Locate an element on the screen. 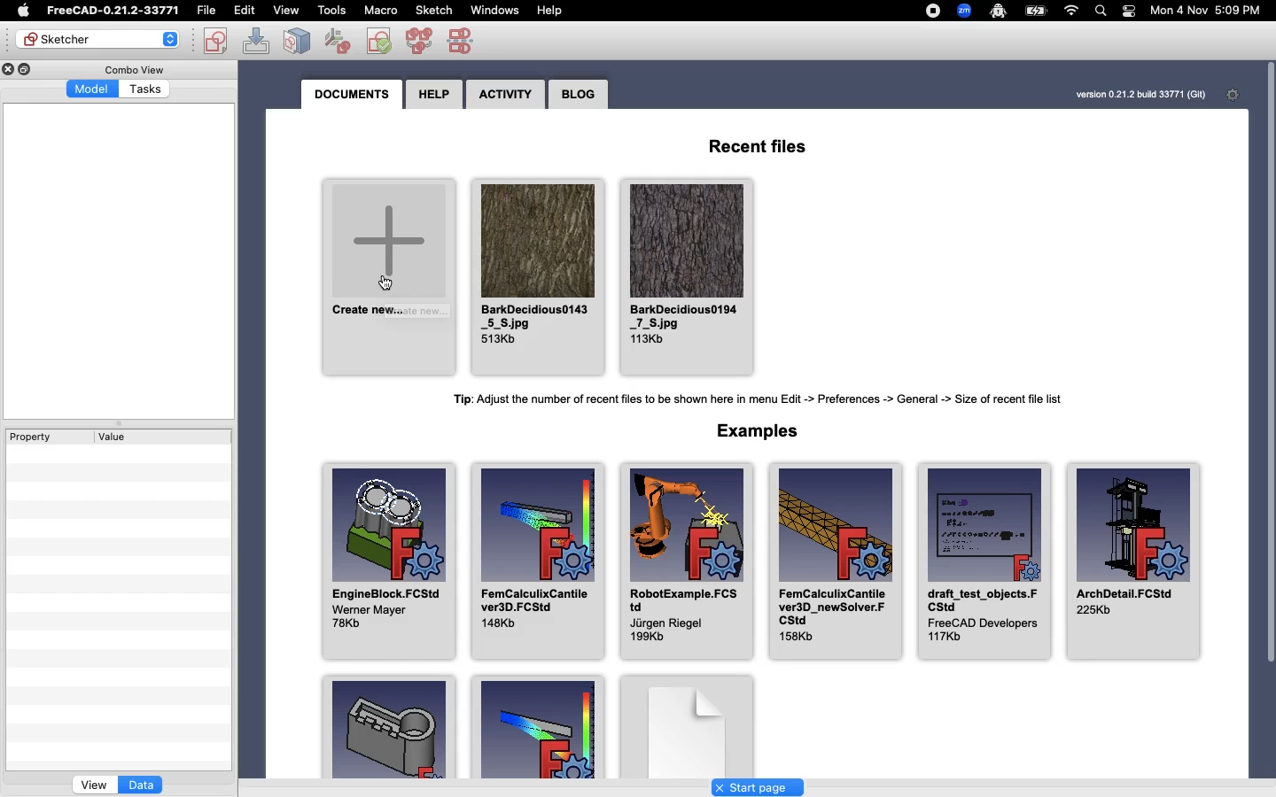  Value is located at coordinates (163, 436).